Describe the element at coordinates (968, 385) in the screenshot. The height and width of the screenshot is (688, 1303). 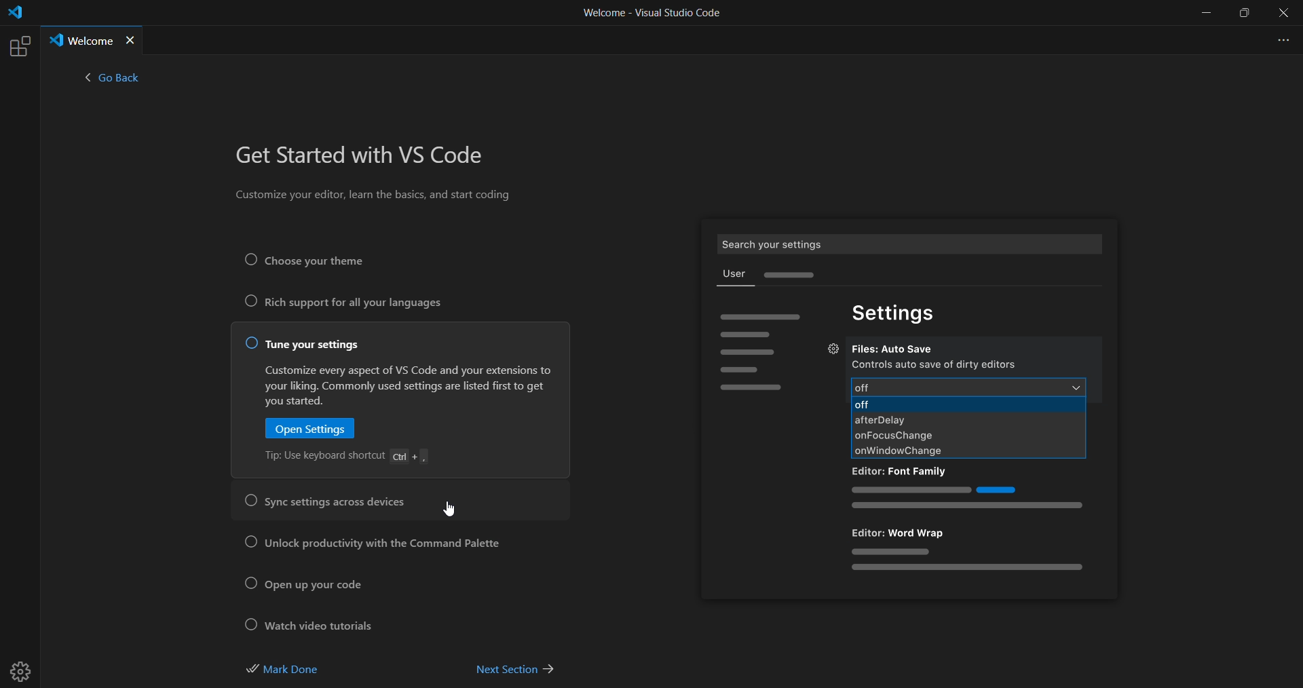
I see `off` at that location.